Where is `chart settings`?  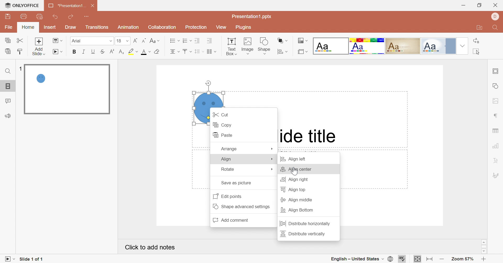 chart settings is located at coordinates (497, 146).